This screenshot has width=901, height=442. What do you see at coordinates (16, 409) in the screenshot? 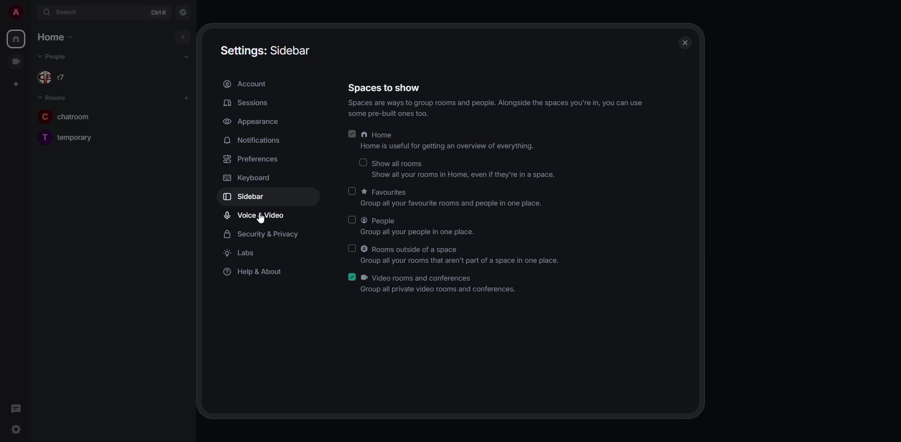
I see `threads` at bounding box center [16, 409].